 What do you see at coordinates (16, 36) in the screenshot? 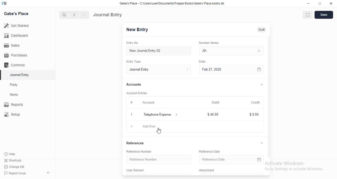
I see `Dashboard` at bounding box center [16, 36].